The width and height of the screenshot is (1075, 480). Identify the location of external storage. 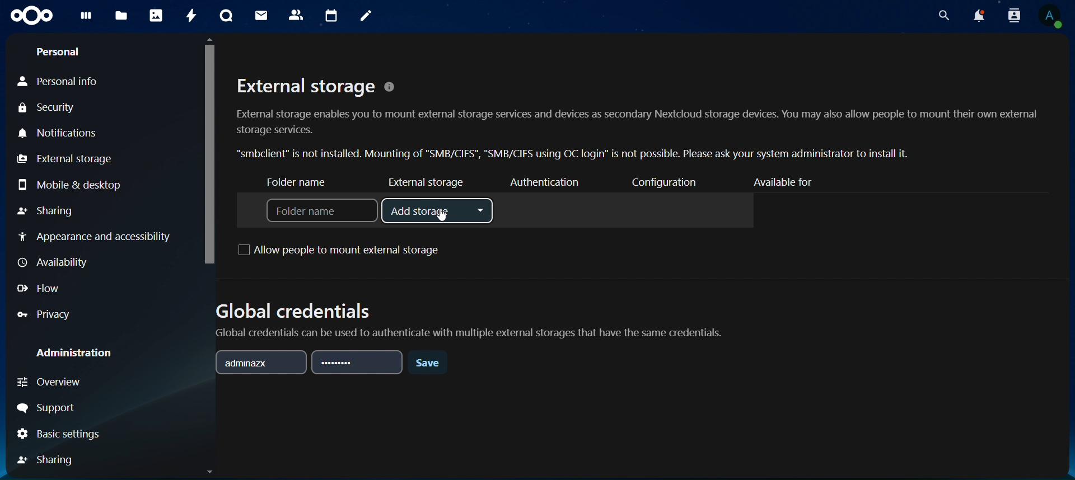
(426, 182).